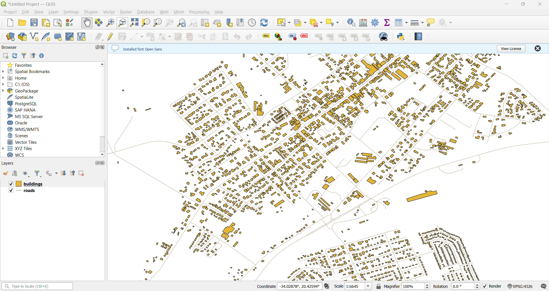 The width and height of the screenshot is (549, 291). Describe the element at coordinates (96, 164) in the screenshot. I see `maximize` at that location.